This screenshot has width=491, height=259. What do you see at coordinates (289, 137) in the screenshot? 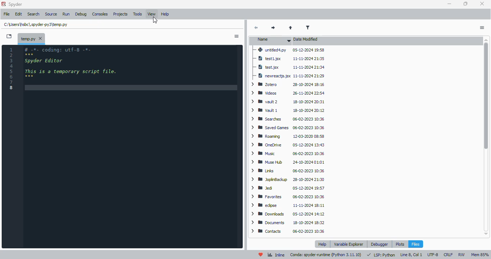
I see `Roaming` at bounding box center [289, 137].